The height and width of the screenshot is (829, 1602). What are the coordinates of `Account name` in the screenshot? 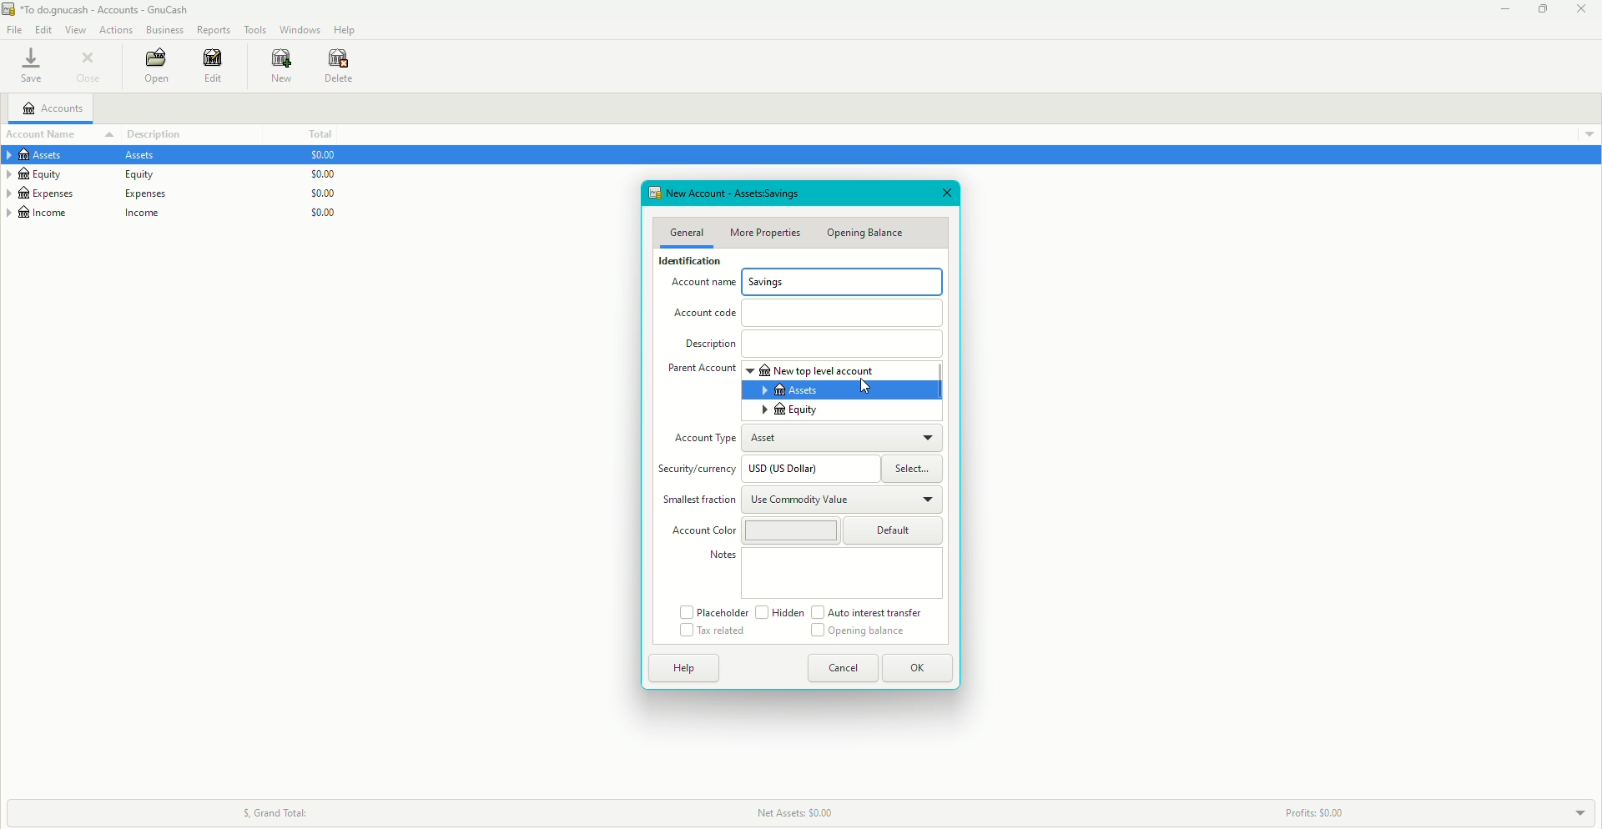 It's located at (699, 286).